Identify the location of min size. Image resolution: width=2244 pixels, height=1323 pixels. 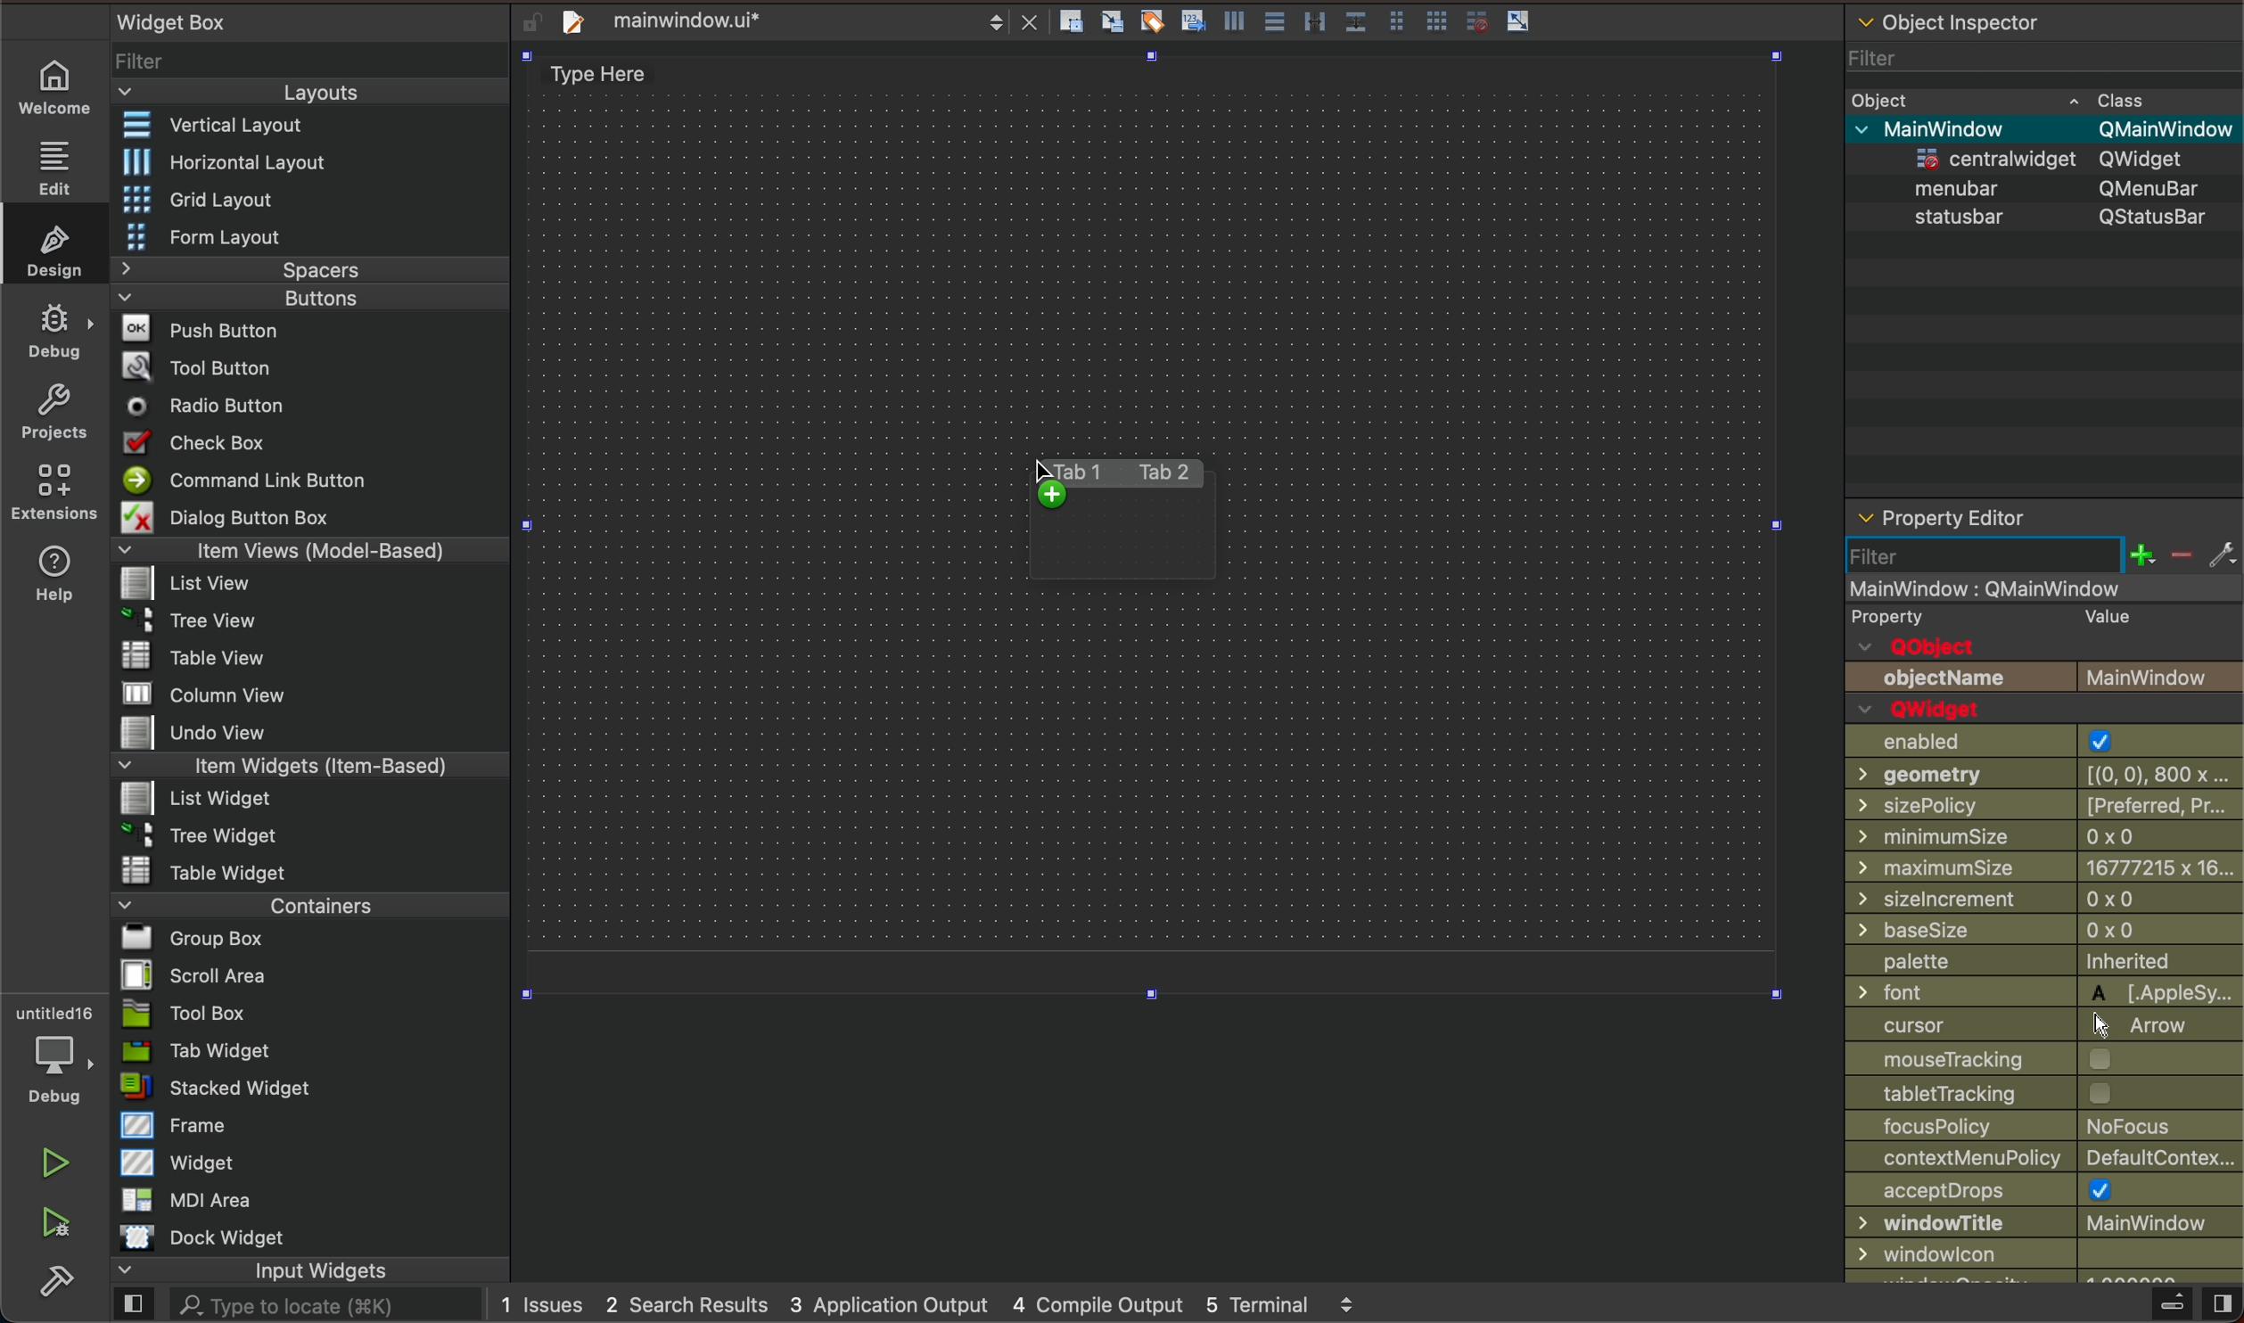
(2046, 838).